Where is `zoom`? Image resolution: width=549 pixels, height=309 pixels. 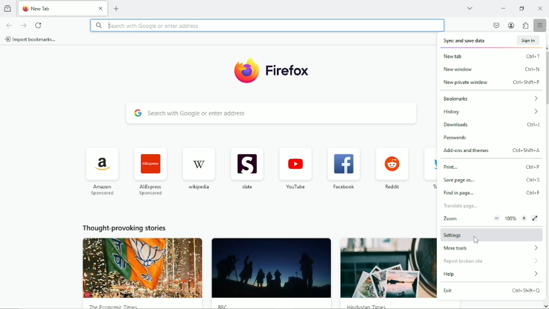 zoom is located at coordinates (483, 218).